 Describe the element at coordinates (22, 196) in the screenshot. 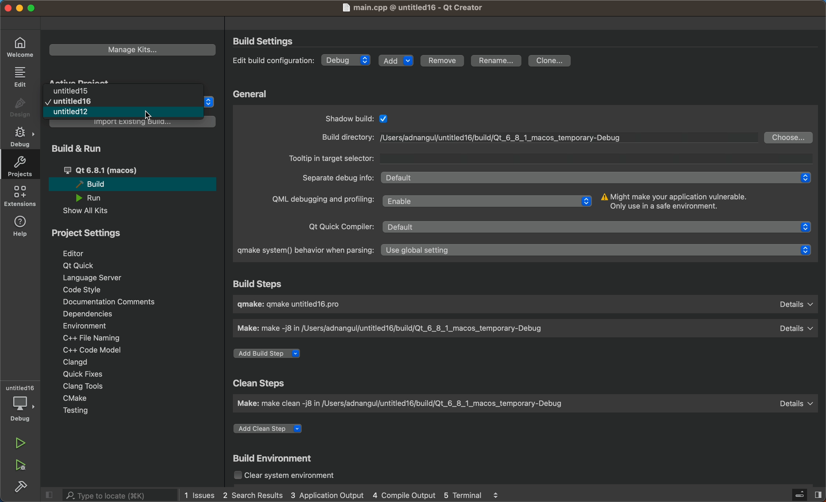

I see `extensions` at that location.